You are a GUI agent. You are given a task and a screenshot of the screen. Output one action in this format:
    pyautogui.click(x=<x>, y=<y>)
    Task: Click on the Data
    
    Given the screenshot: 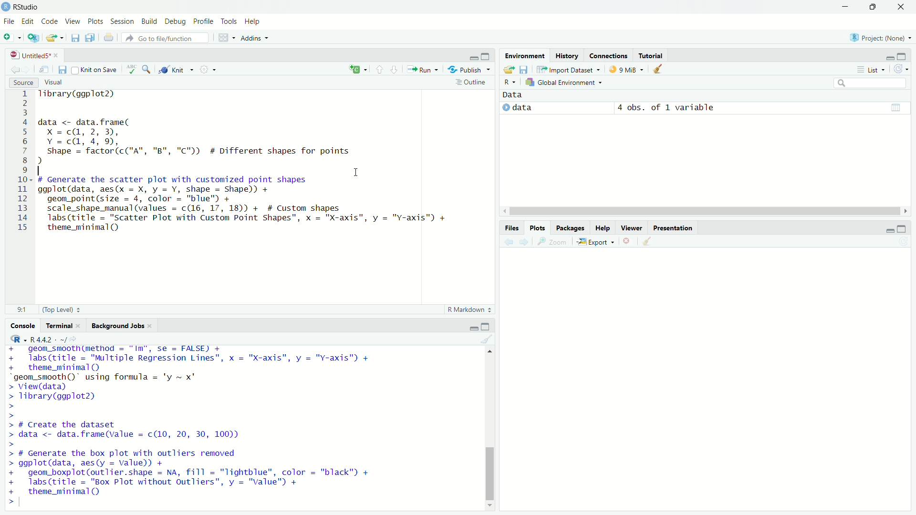 What is the action you would take?
    pyautogui.click(x=513, y=95)
    